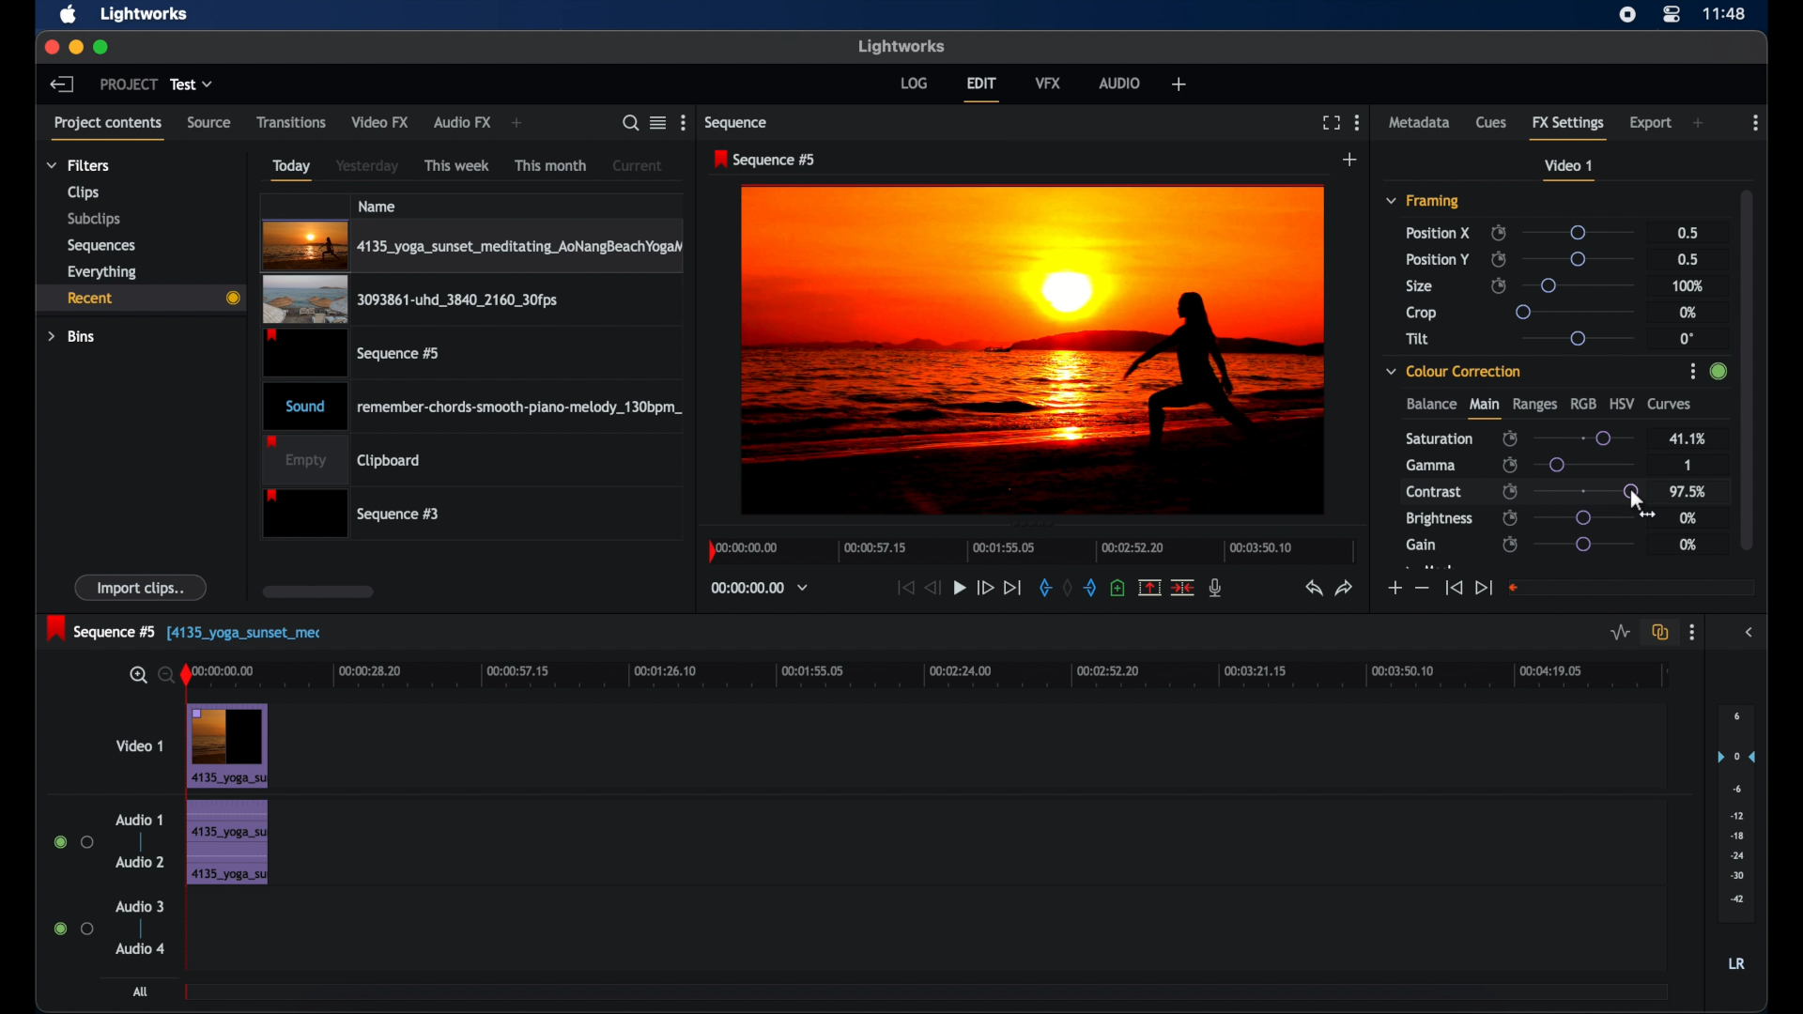 The width and height of the screenshot is (1803, 1014). I want to click on this week, so click(458, 164).